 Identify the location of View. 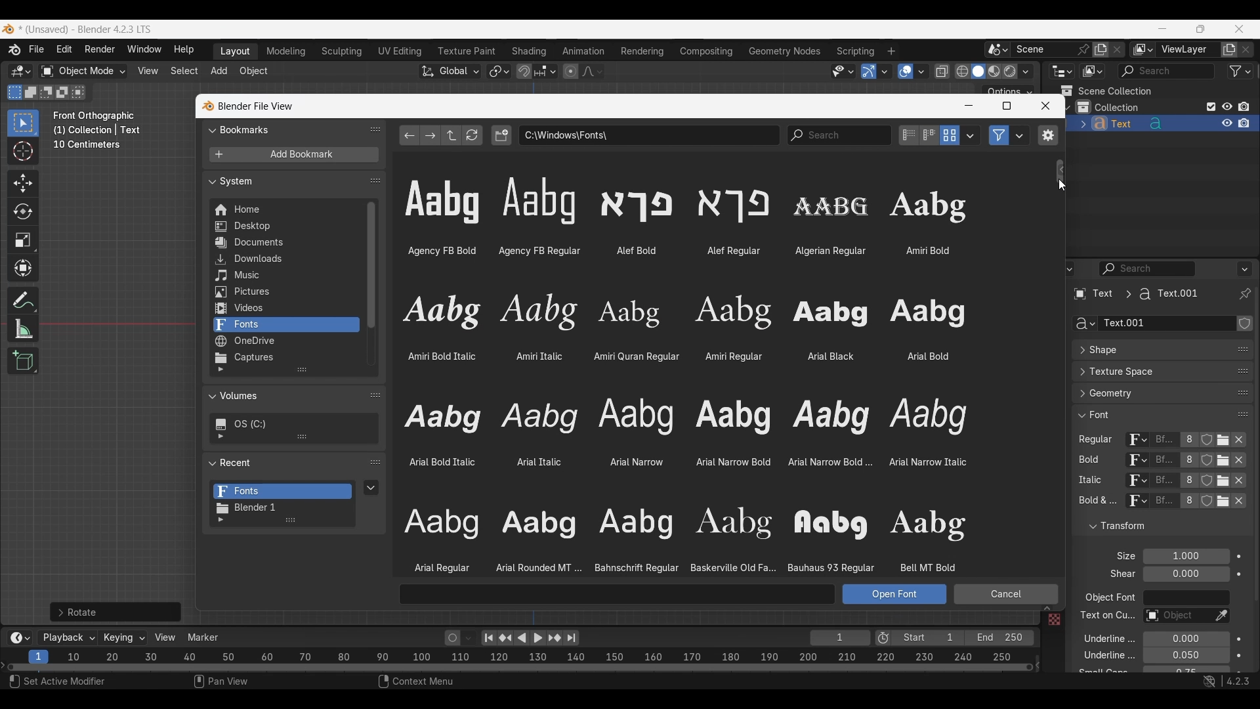
(165, 637).